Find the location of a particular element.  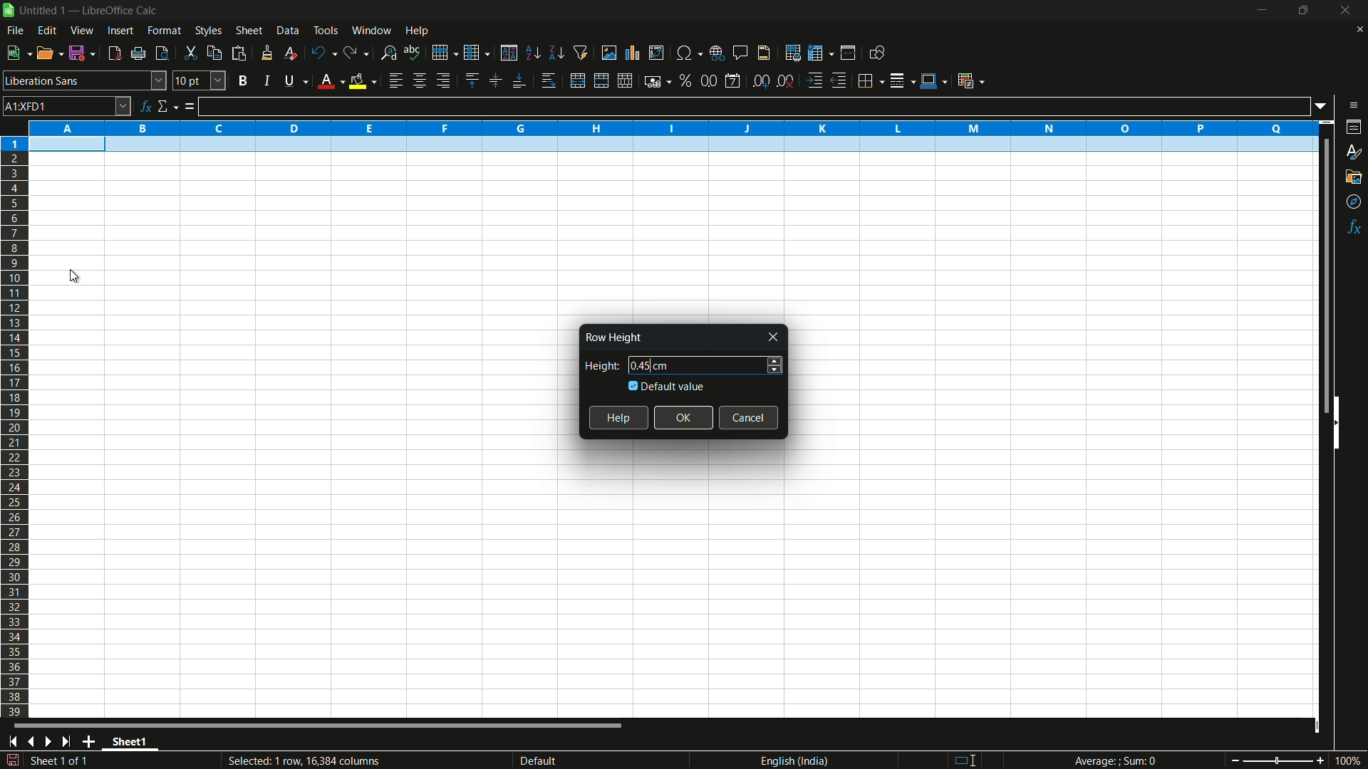

insert menu is located at coordinates (119, 31).